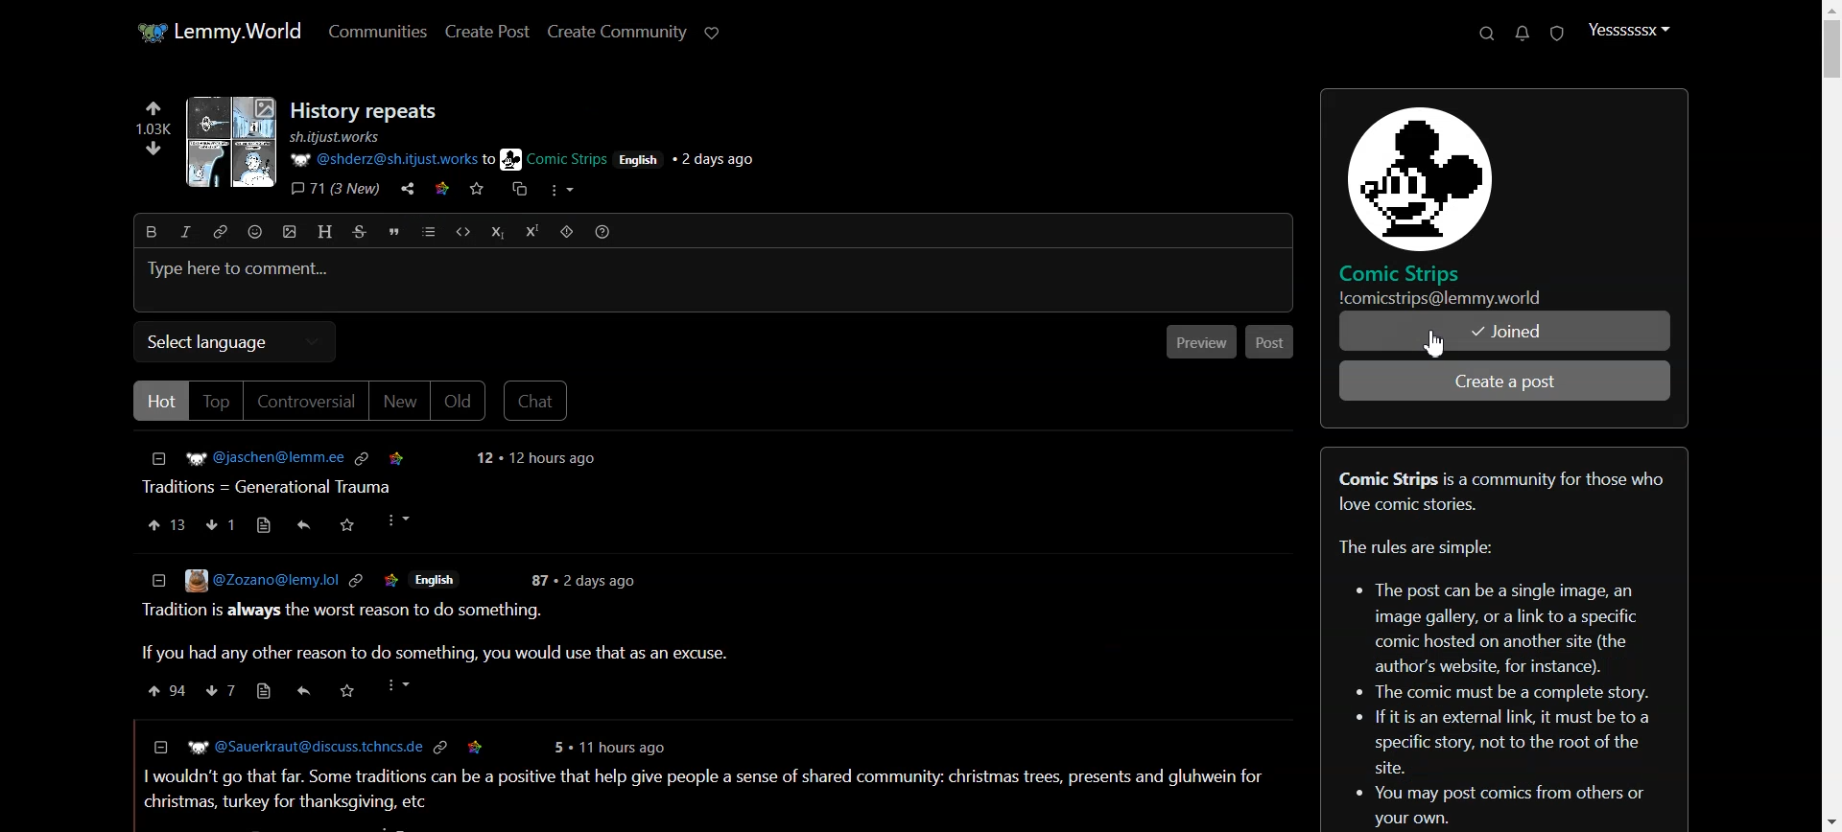  What do you see at coordinates (239, 691) in the screenshot?
I see `Comment` at bounding box center [239, 691].